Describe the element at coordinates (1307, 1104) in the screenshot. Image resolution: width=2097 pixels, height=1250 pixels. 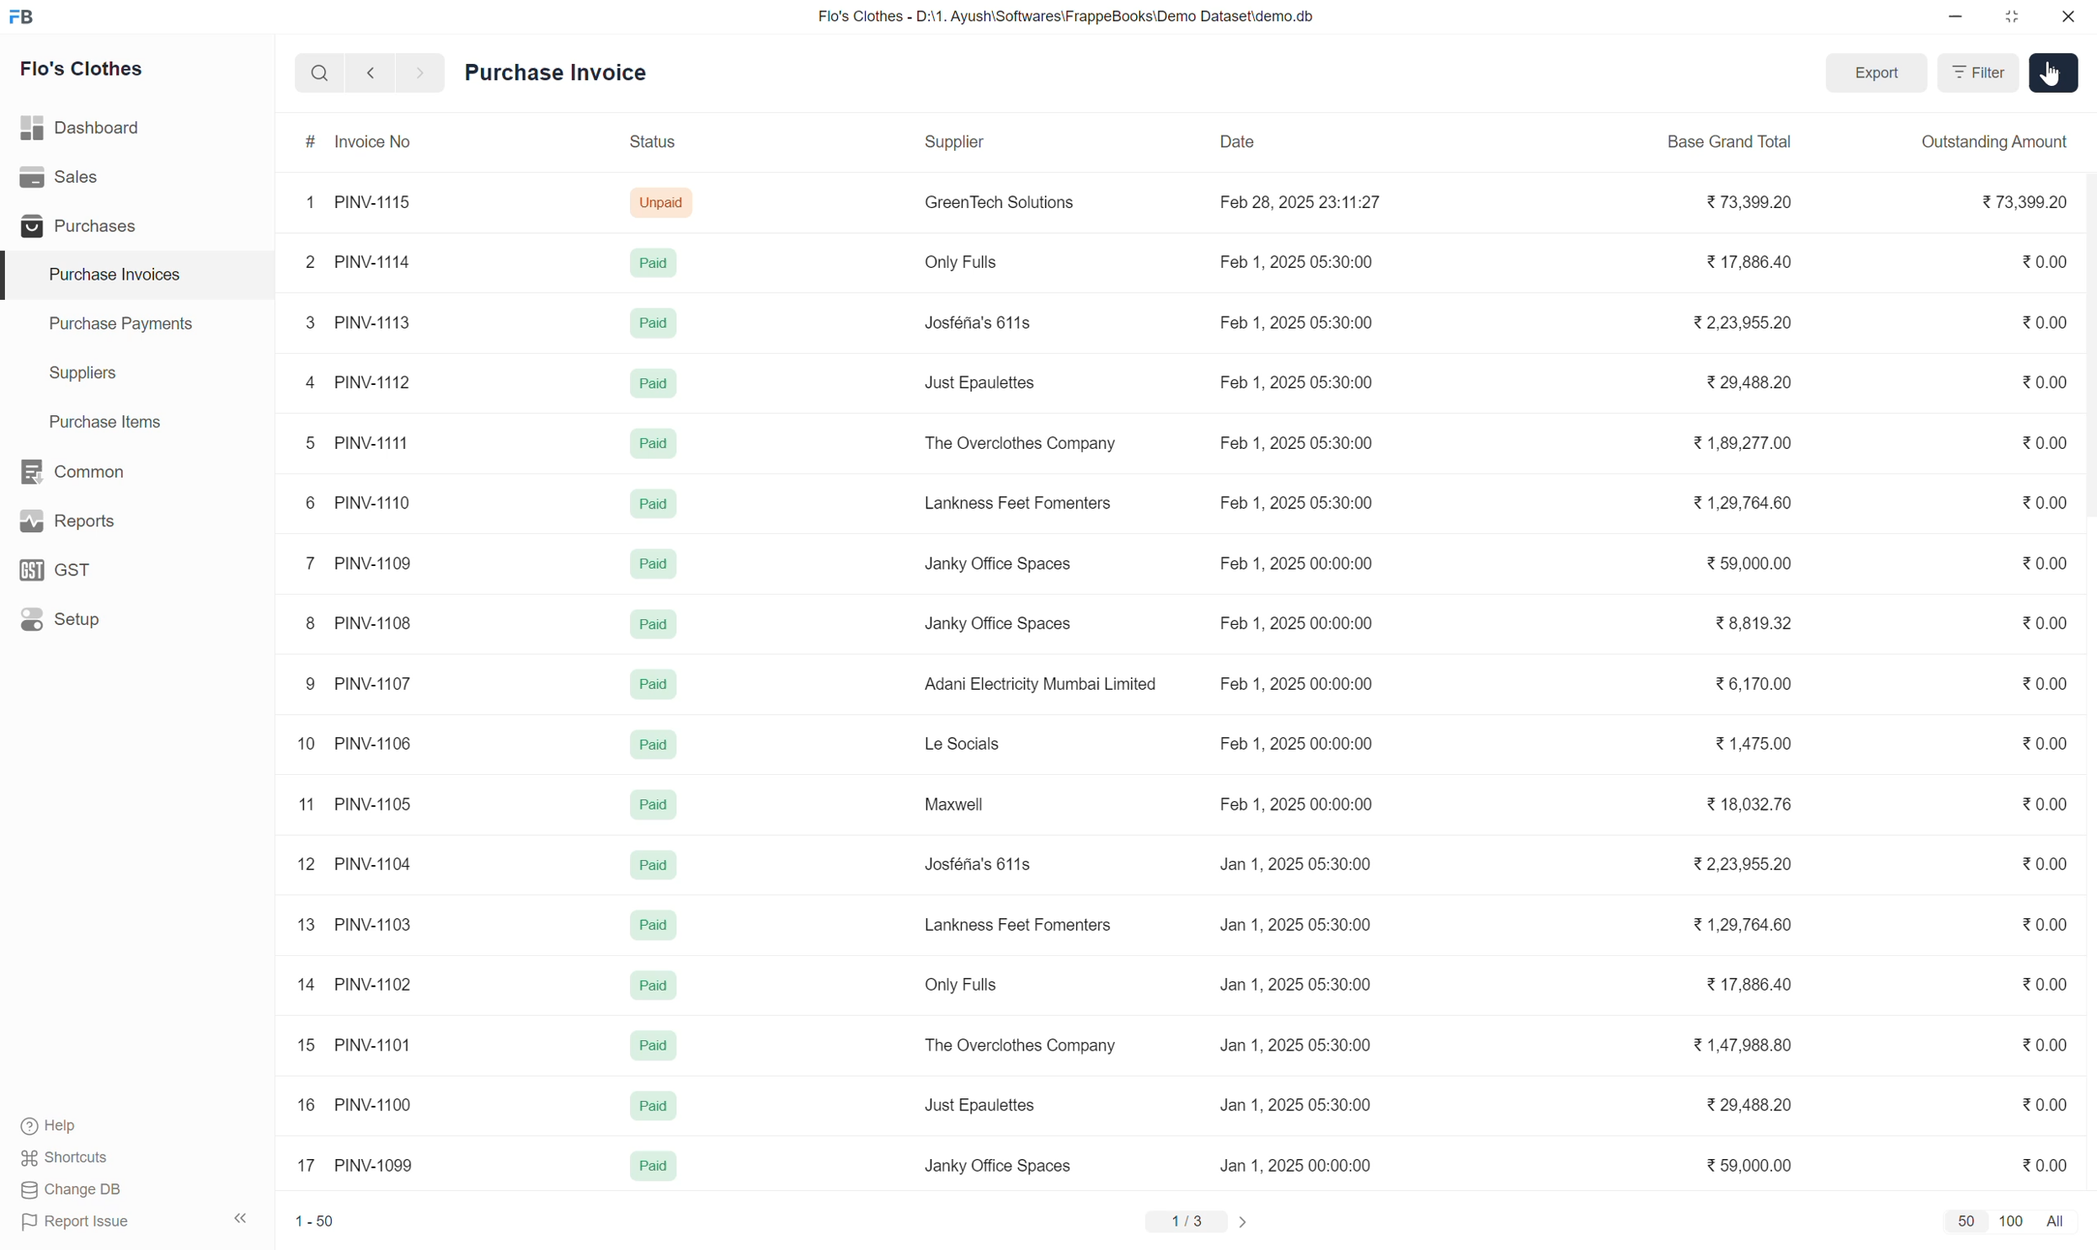
I see `Jan 1, 2025 05:30:00` at that location.